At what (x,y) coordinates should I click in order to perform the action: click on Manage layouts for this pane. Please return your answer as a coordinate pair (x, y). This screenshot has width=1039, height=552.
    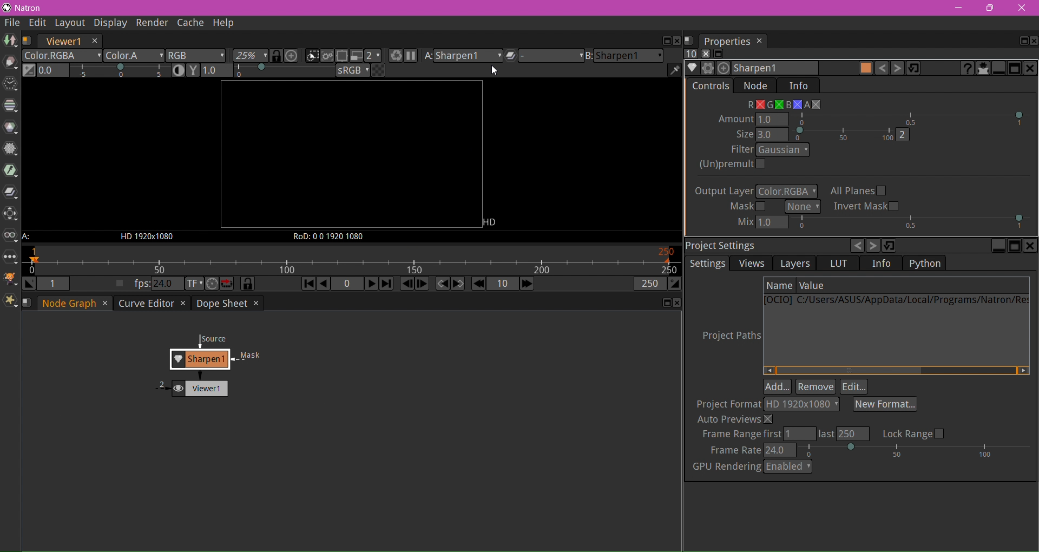
    Looking at the image, I should click on (28, 41).